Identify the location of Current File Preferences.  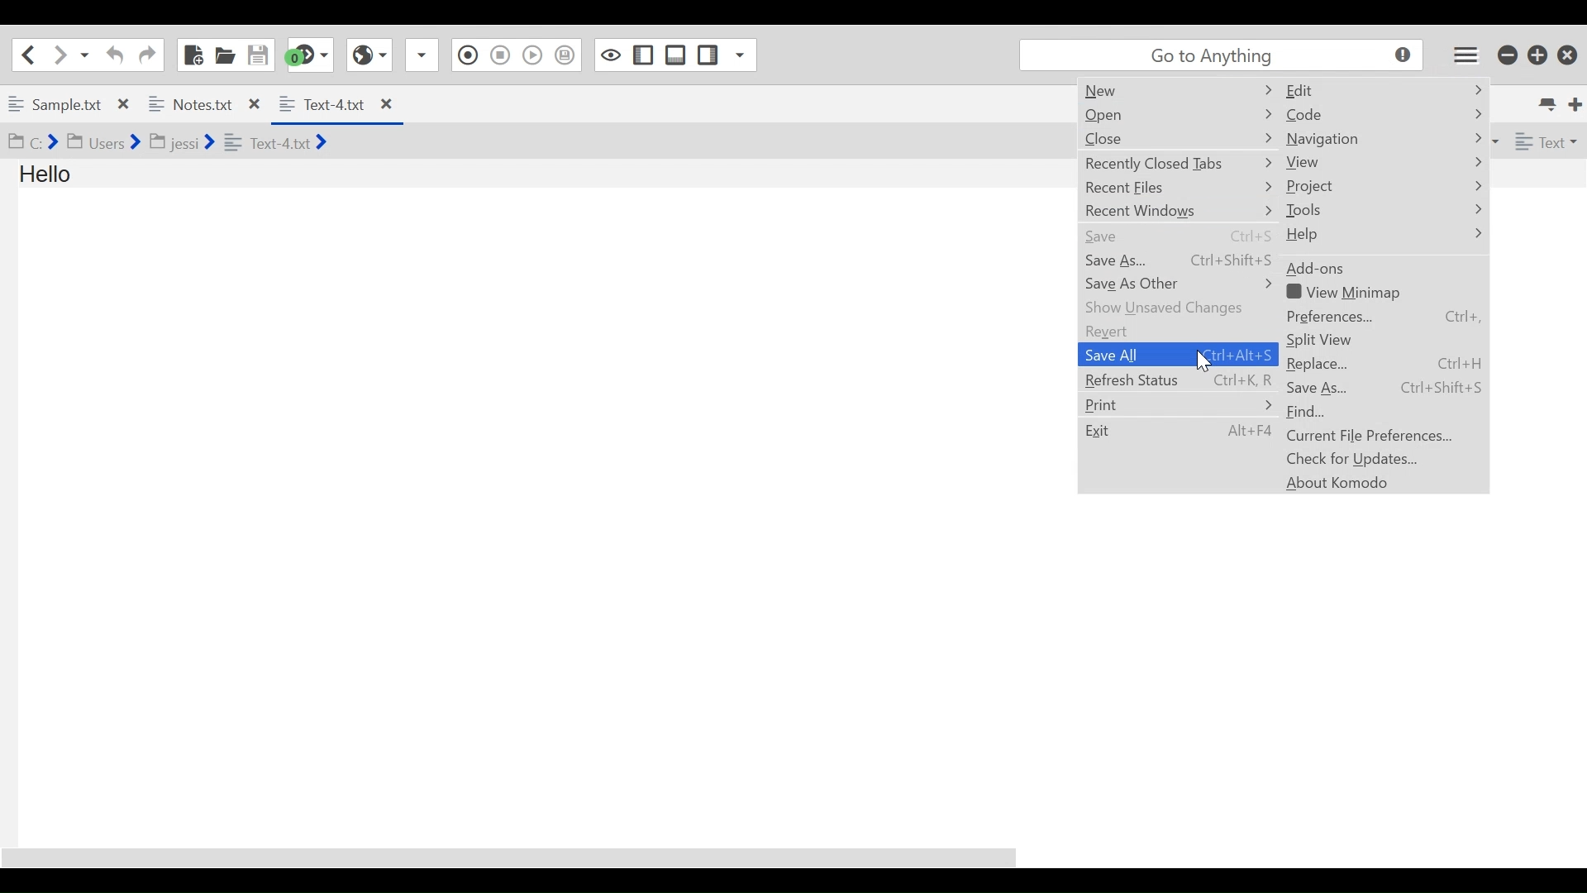
(1375, 436).